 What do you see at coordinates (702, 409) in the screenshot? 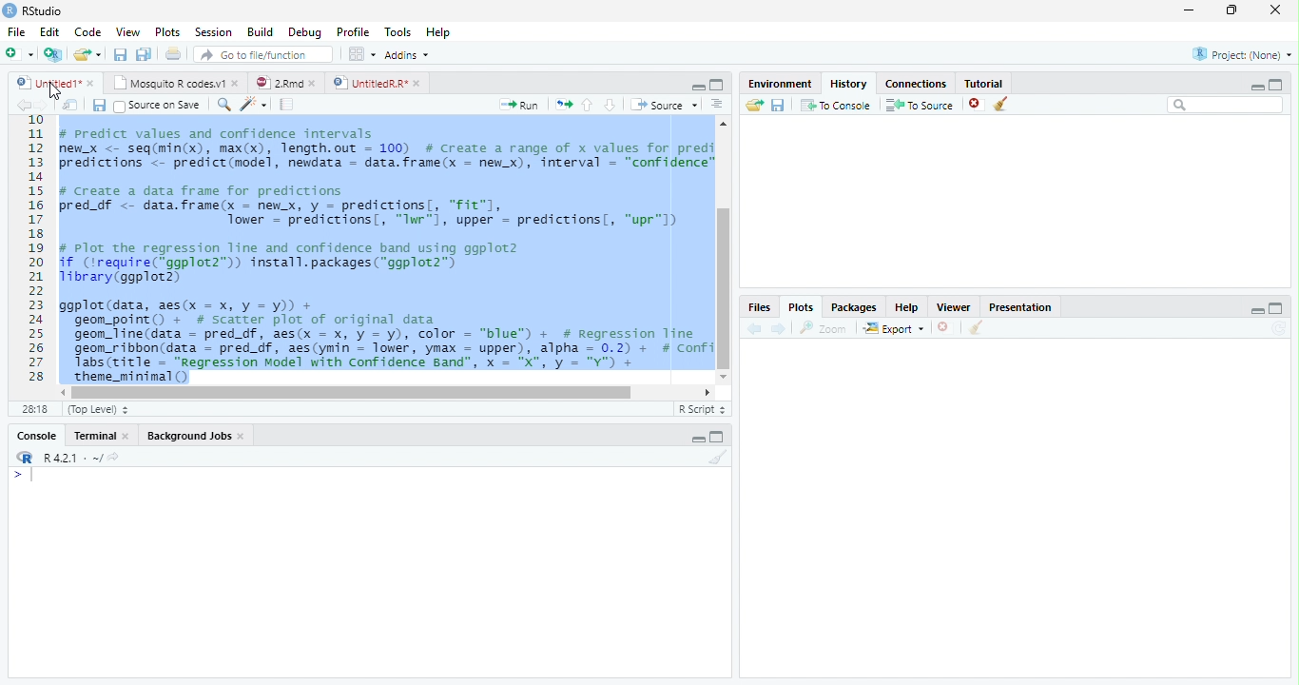
I see `R script` at bounding box center [702, 409].